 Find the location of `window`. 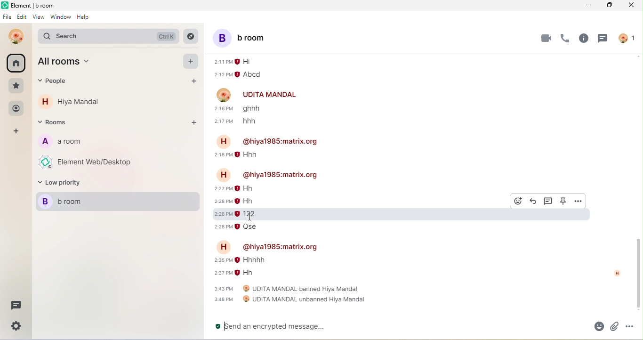

window is located at coordinates (60, 19).